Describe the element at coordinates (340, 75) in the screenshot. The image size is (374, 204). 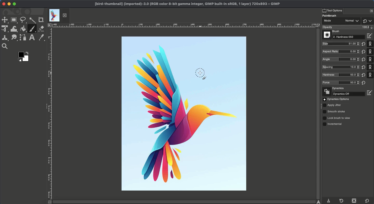
I see `Hardness` at that location.